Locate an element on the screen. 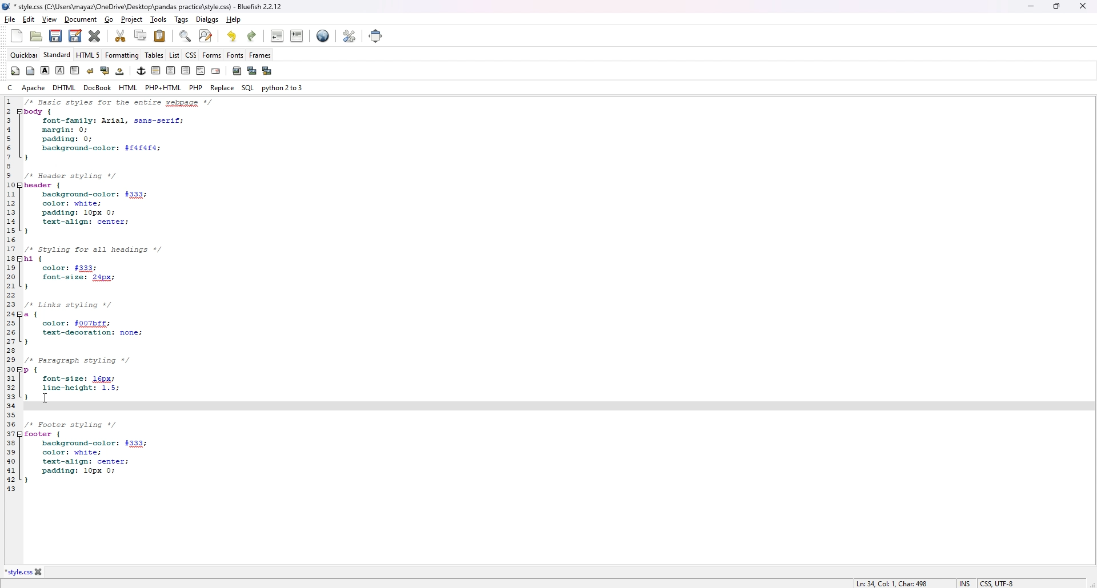  1 /* Basic styles for entire webpage */ 2 body { 3 font-family: Arial, sans-serif; 4 margin: 0; 5 padding: 0; 6 background-color: $f4f4f4; 7} 8 9 /* Header styling */ 10 header { 11 background-color: #333; 12 color: white; 13 padding: 10px 0; 14 text-align: center; 15 } 16 17 /* Styling for all headings */ 18 h1 { 19 color: #333; 20 font-size: 24px; 21 } 22 23 /* Links styling */ 24 a { 25 color: #007bff; 26 text-decoration: none; 27 } 28 29 /* Paragraph styling */ 30 p { 31 font-size: 16px; 32 line-height: 1.5; 33 } is located at coordinates (110, 248).